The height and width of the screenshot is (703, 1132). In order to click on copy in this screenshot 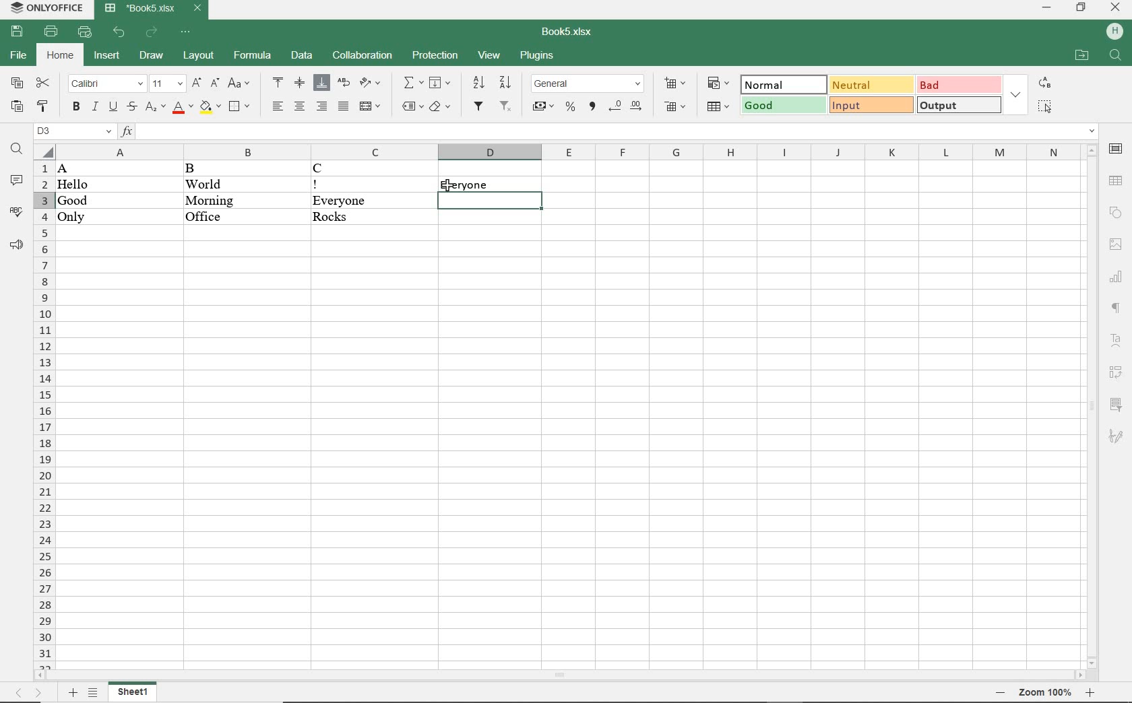, I will do `click(16, 84)`.